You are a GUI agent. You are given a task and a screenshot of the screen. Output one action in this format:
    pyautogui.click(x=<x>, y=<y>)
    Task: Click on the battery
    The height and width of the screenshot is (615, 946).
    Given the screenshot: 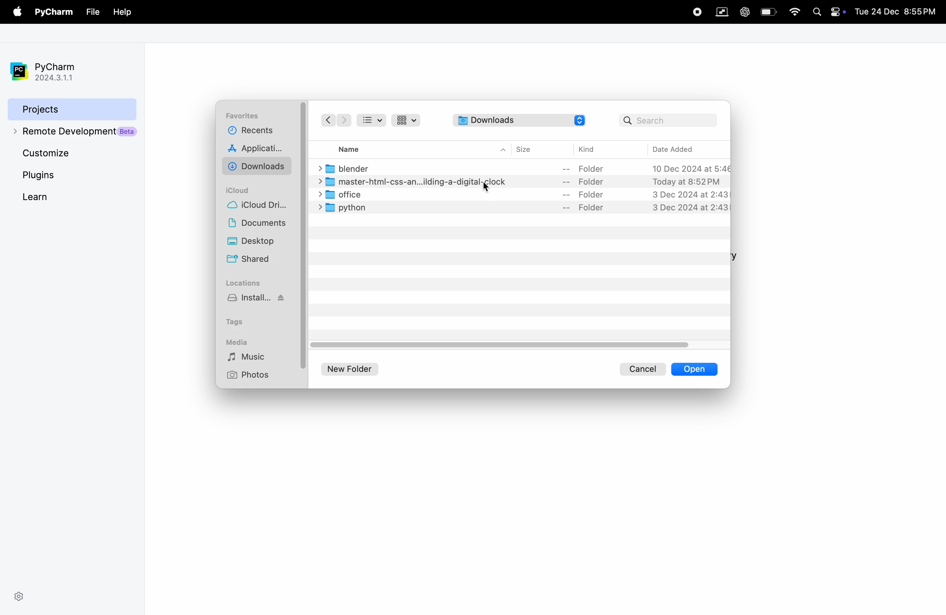 What is the action you would take?
    pyautogui.click(x=768, y=11)
    